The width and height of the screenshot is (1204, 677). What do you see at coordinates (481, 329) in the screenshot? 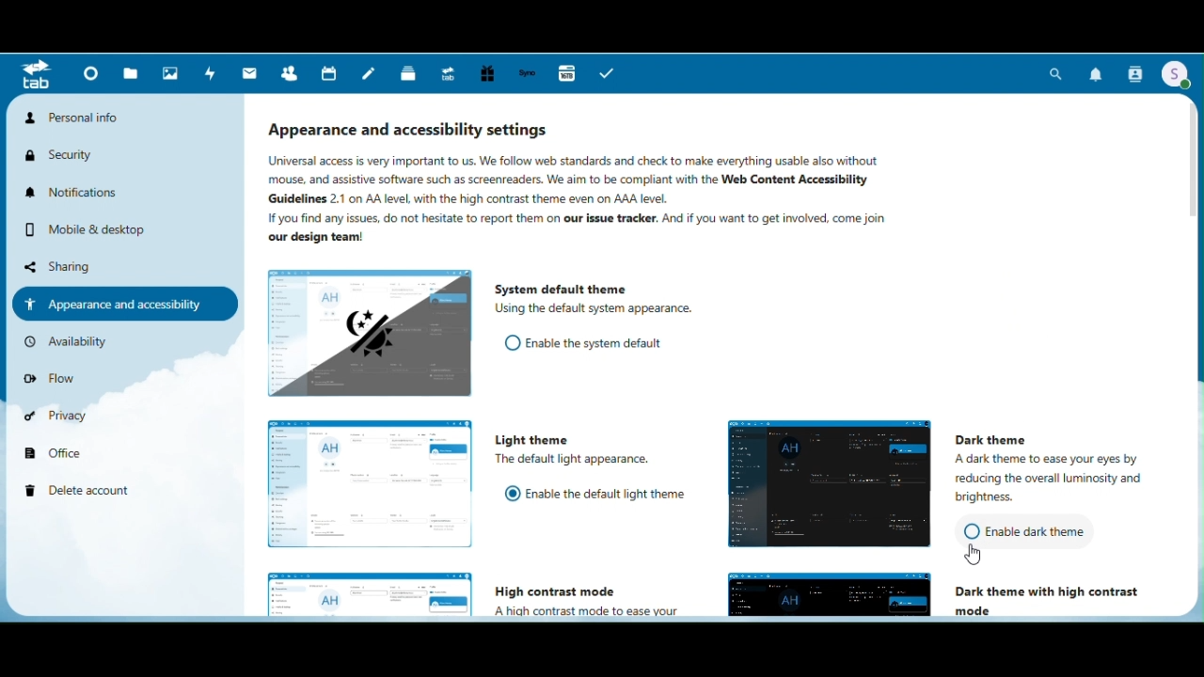
I see `System default theme` at bounding box center [481, 329].